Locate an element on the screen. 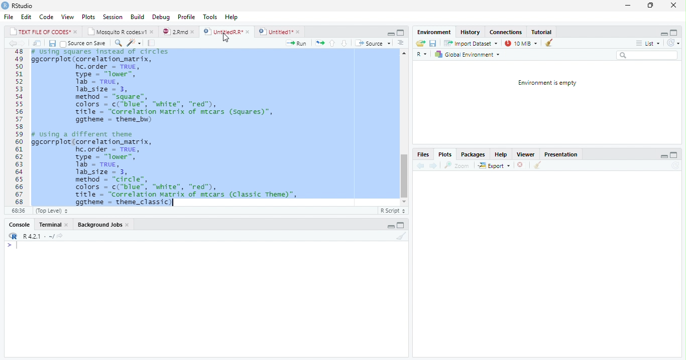 The width and height of the screenshot is (686, 360). clear console is located at coordinates (402, 236).